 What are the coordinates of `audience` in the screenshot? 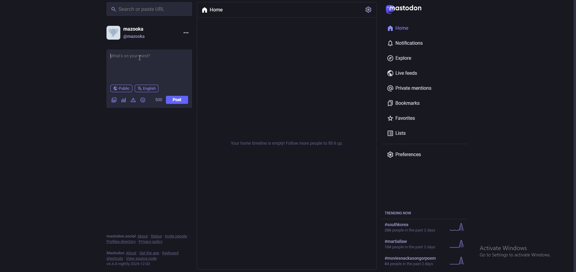 It's located at (121, 88).